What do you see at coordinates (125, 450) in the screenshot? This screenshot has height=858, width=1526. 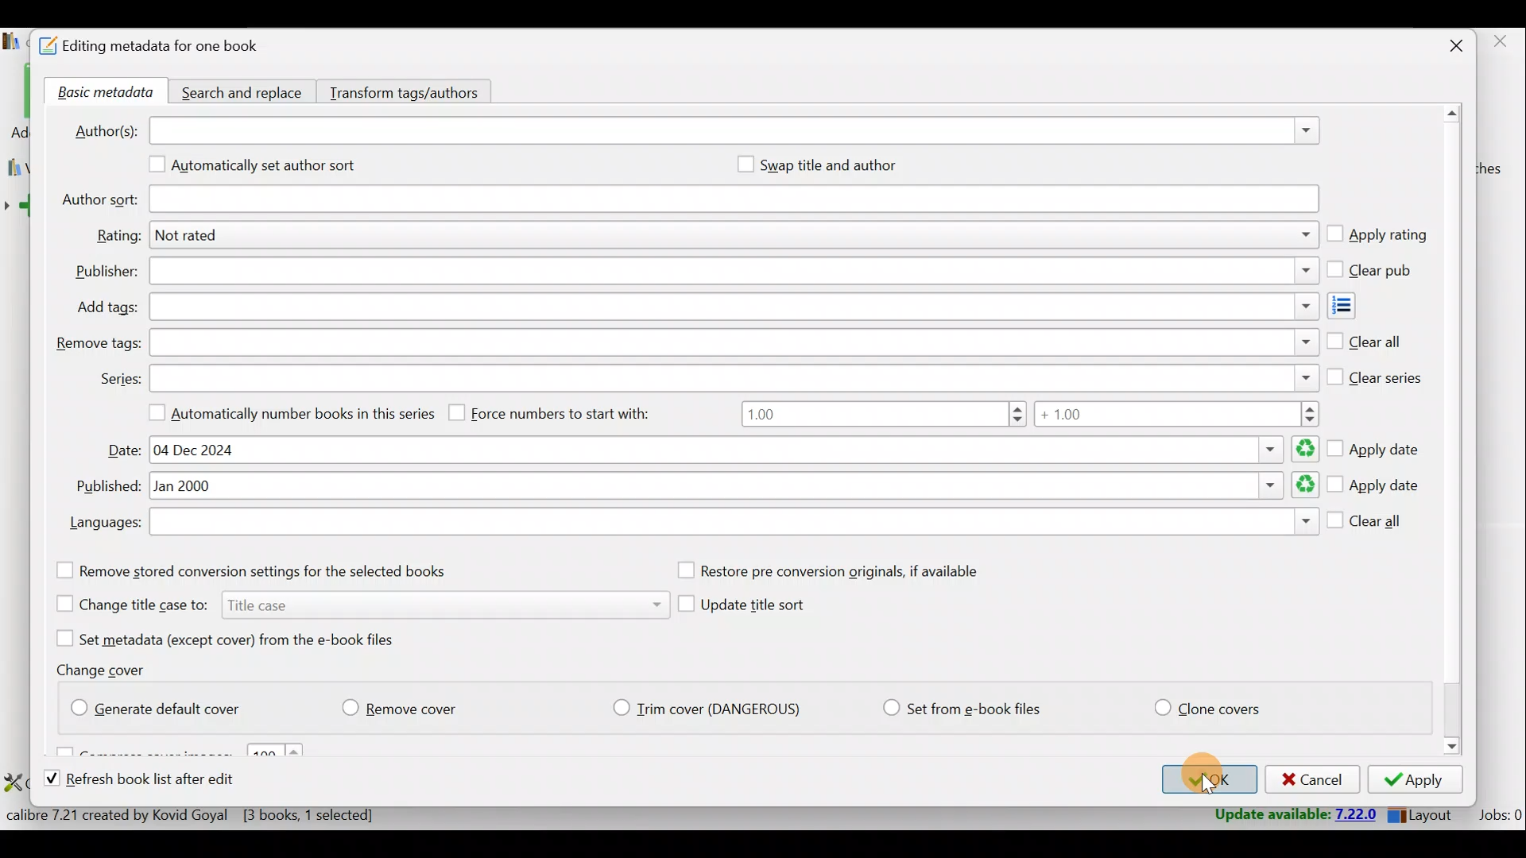 I see `Date:` at bounding box center [125, 450].